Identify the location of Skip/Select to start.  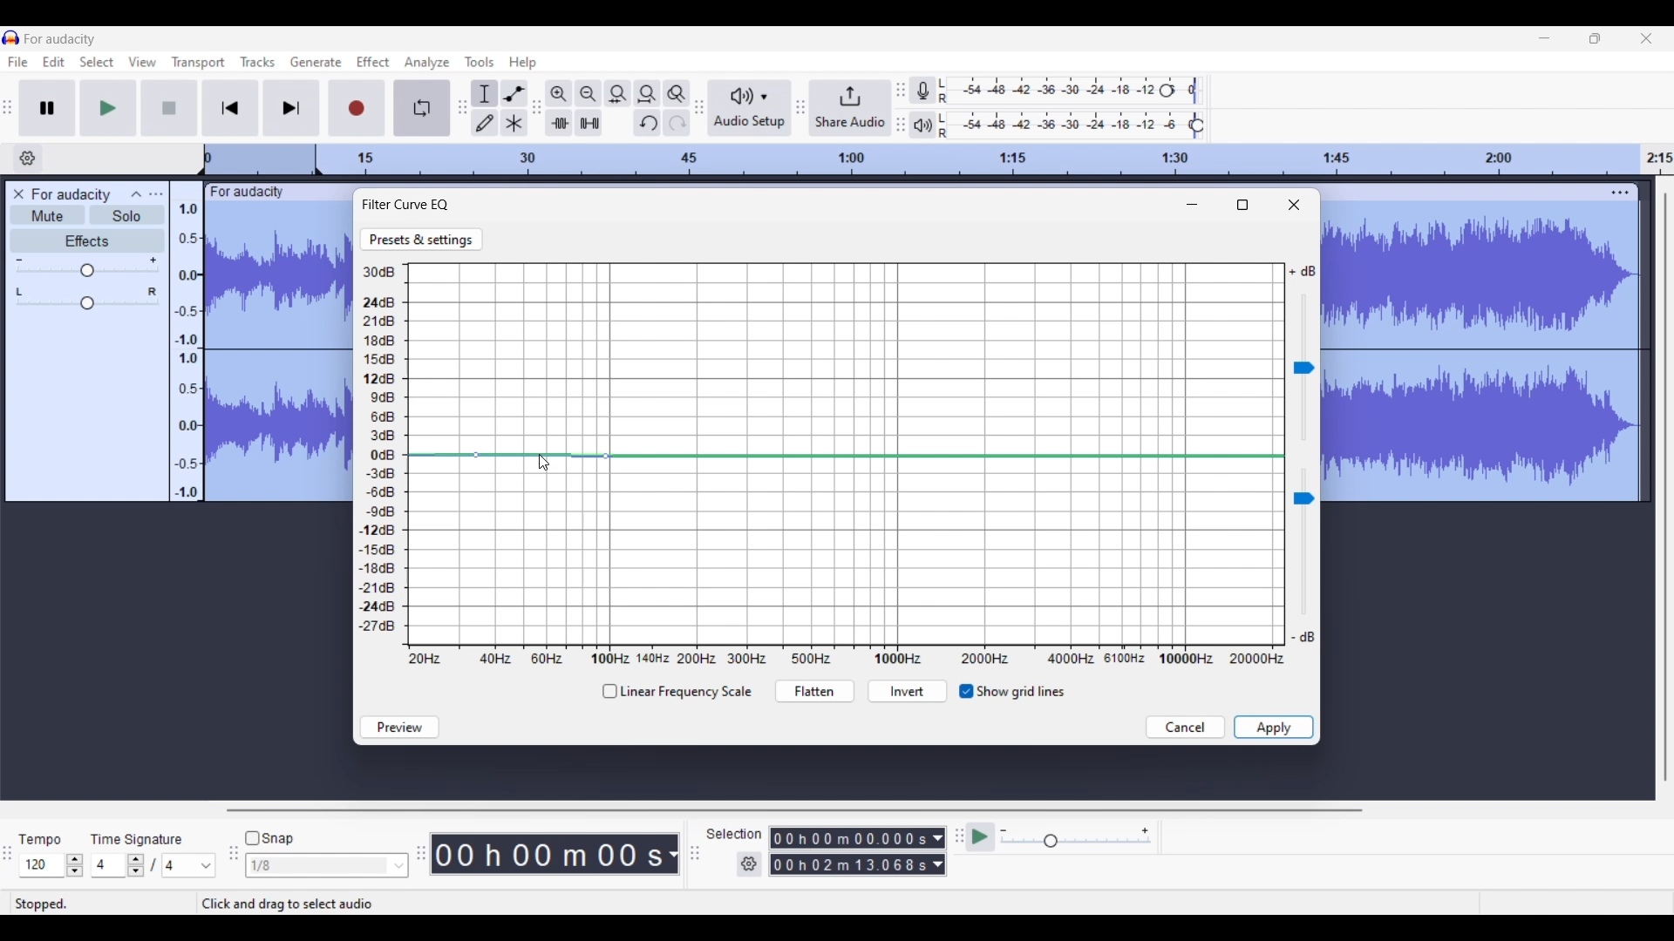
(230, 108).